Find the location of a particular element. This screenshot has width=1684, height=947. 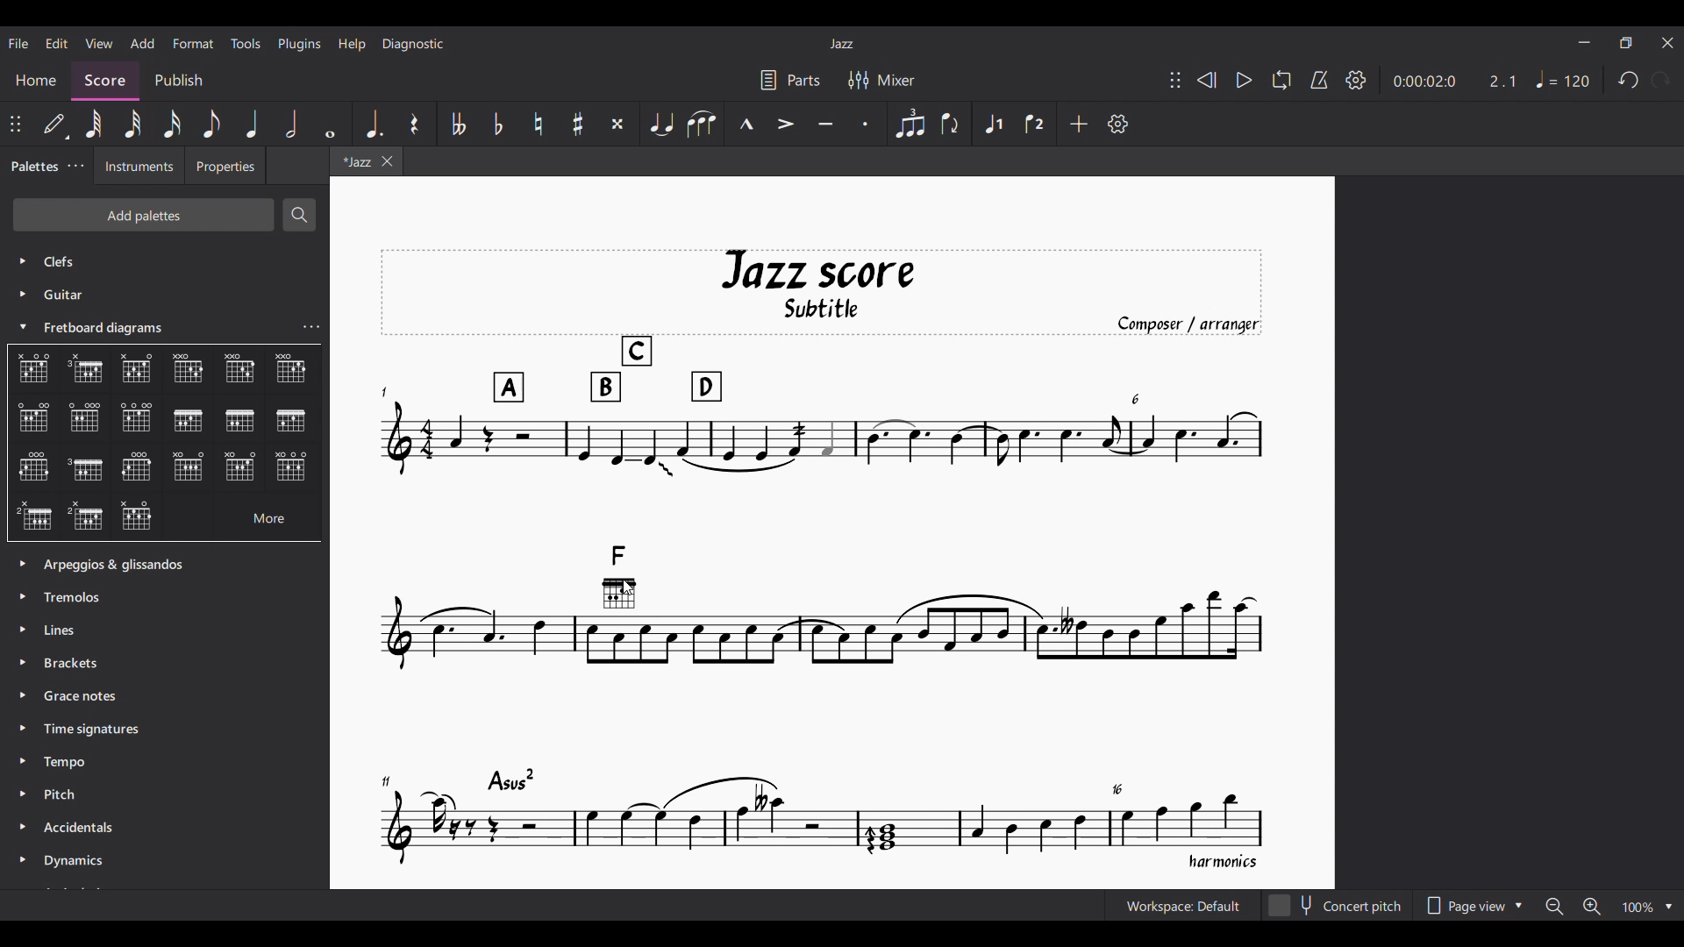

Chart 18 is located at coordinates (86, 517).